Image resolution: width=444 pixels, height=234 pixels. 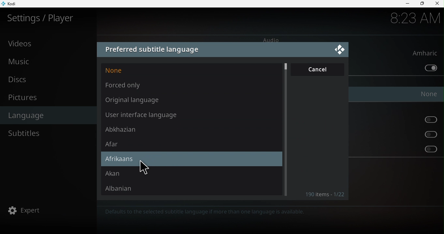 What do you see at coordinates (49, 115) in the screenshot?
I see `Language` at bounding box center [49, 115].